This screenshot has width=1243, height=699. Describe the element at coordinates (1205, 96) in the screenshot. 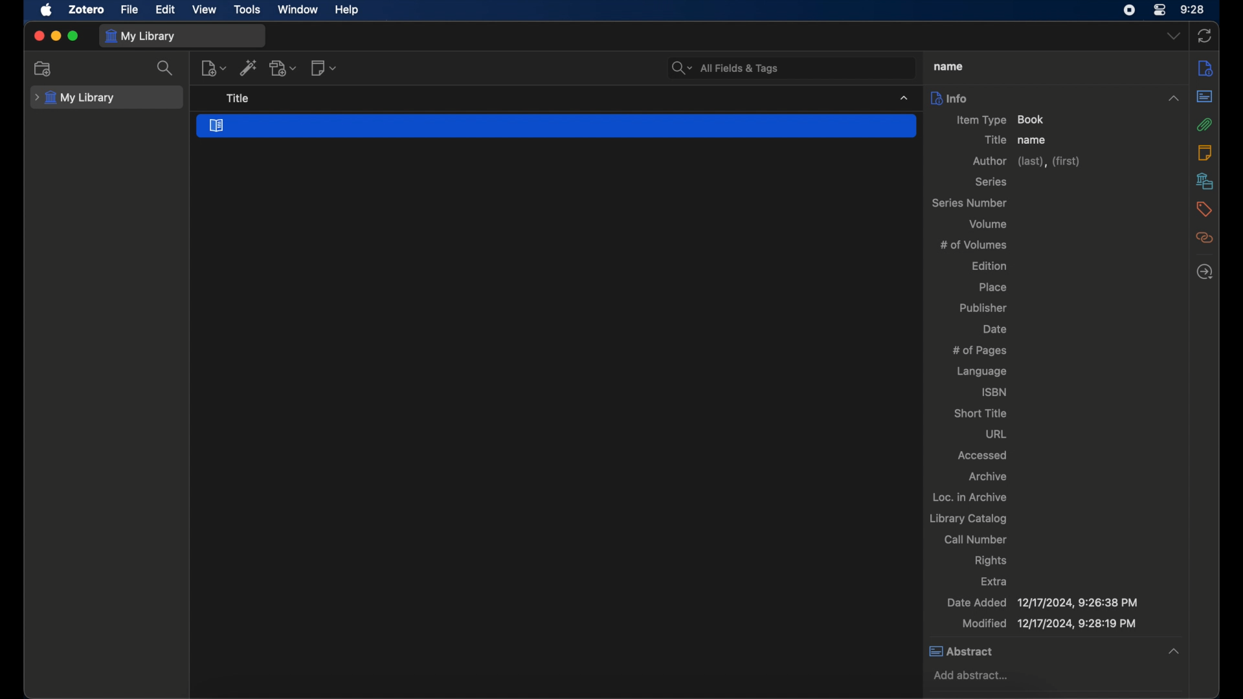

I see `abstract` at that location.